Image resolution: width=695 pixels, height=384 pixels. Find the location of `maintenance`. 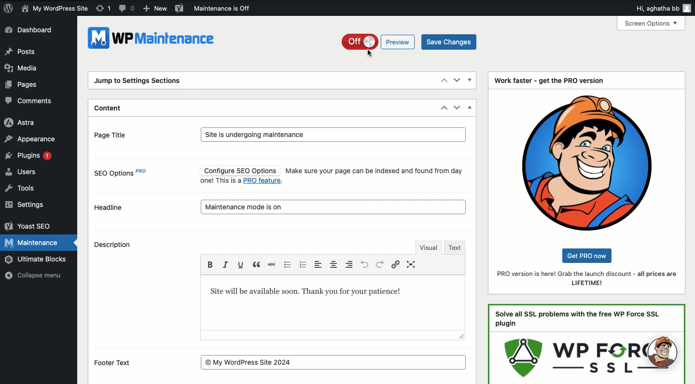

maintenance is located at coordinates (334, 206).